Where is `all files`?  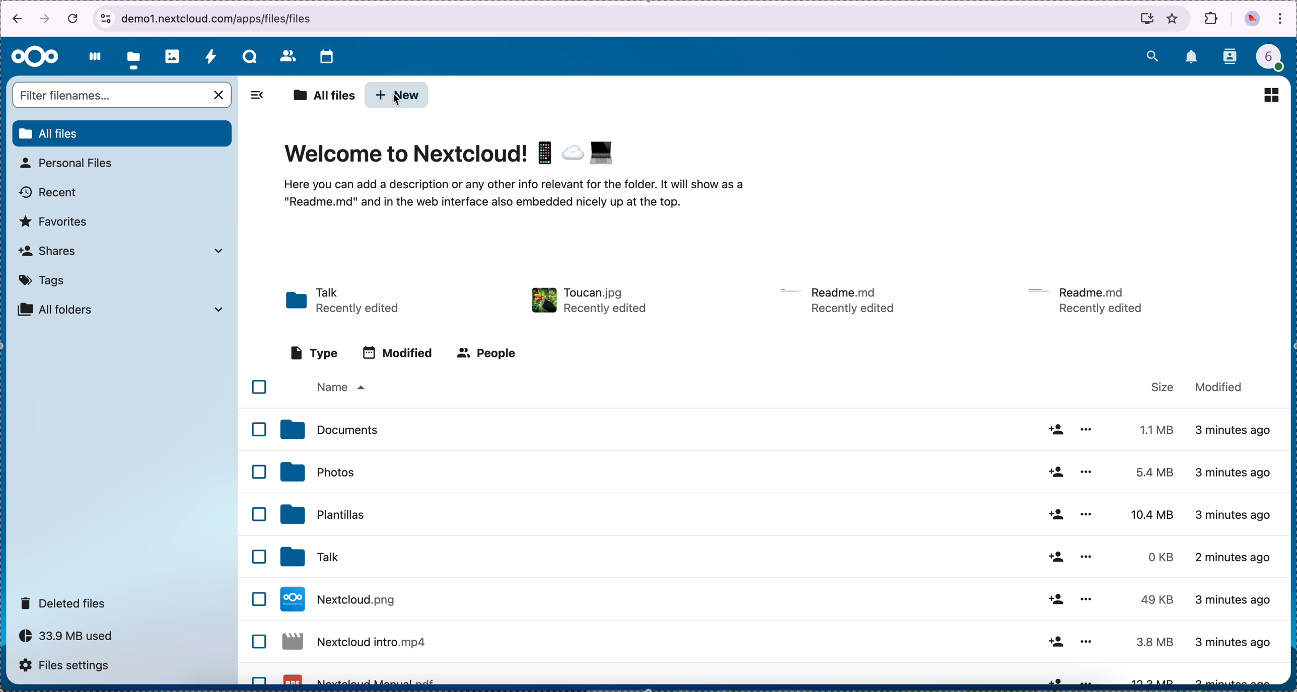 all files is located at coordinates (323, 96).